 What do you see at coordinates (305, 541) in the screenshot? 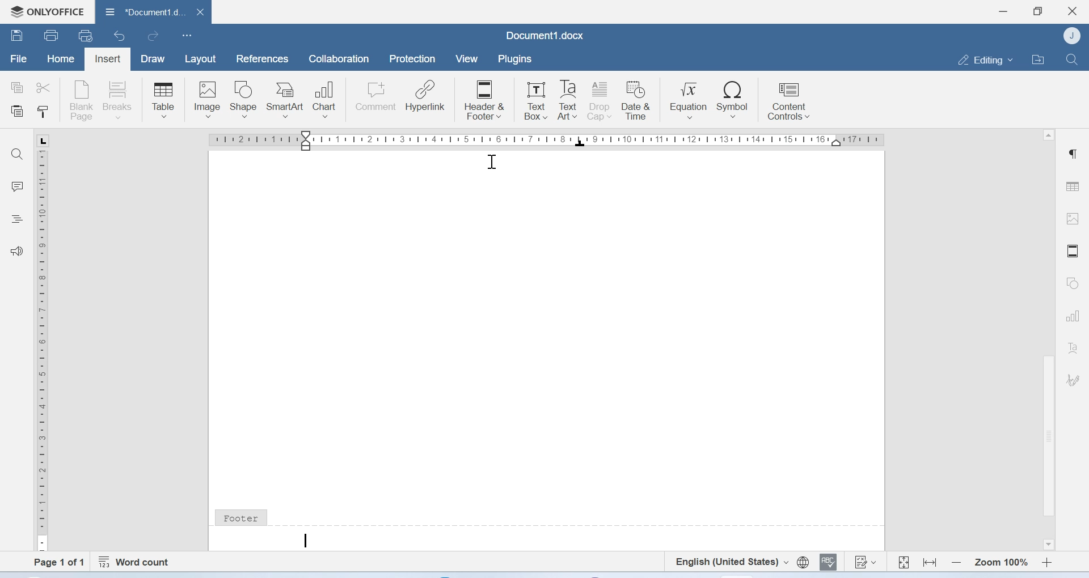
I see `text cursor` at bounding box center [305, 541].